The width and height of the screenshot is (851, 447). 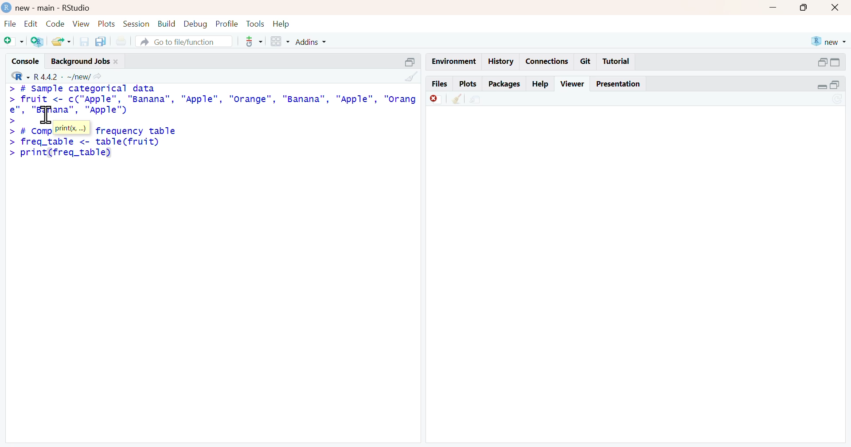 What do you see at coordinates (184, 42) in the screenshot?
I see `go to file/function` at bounding box center [184, 42].